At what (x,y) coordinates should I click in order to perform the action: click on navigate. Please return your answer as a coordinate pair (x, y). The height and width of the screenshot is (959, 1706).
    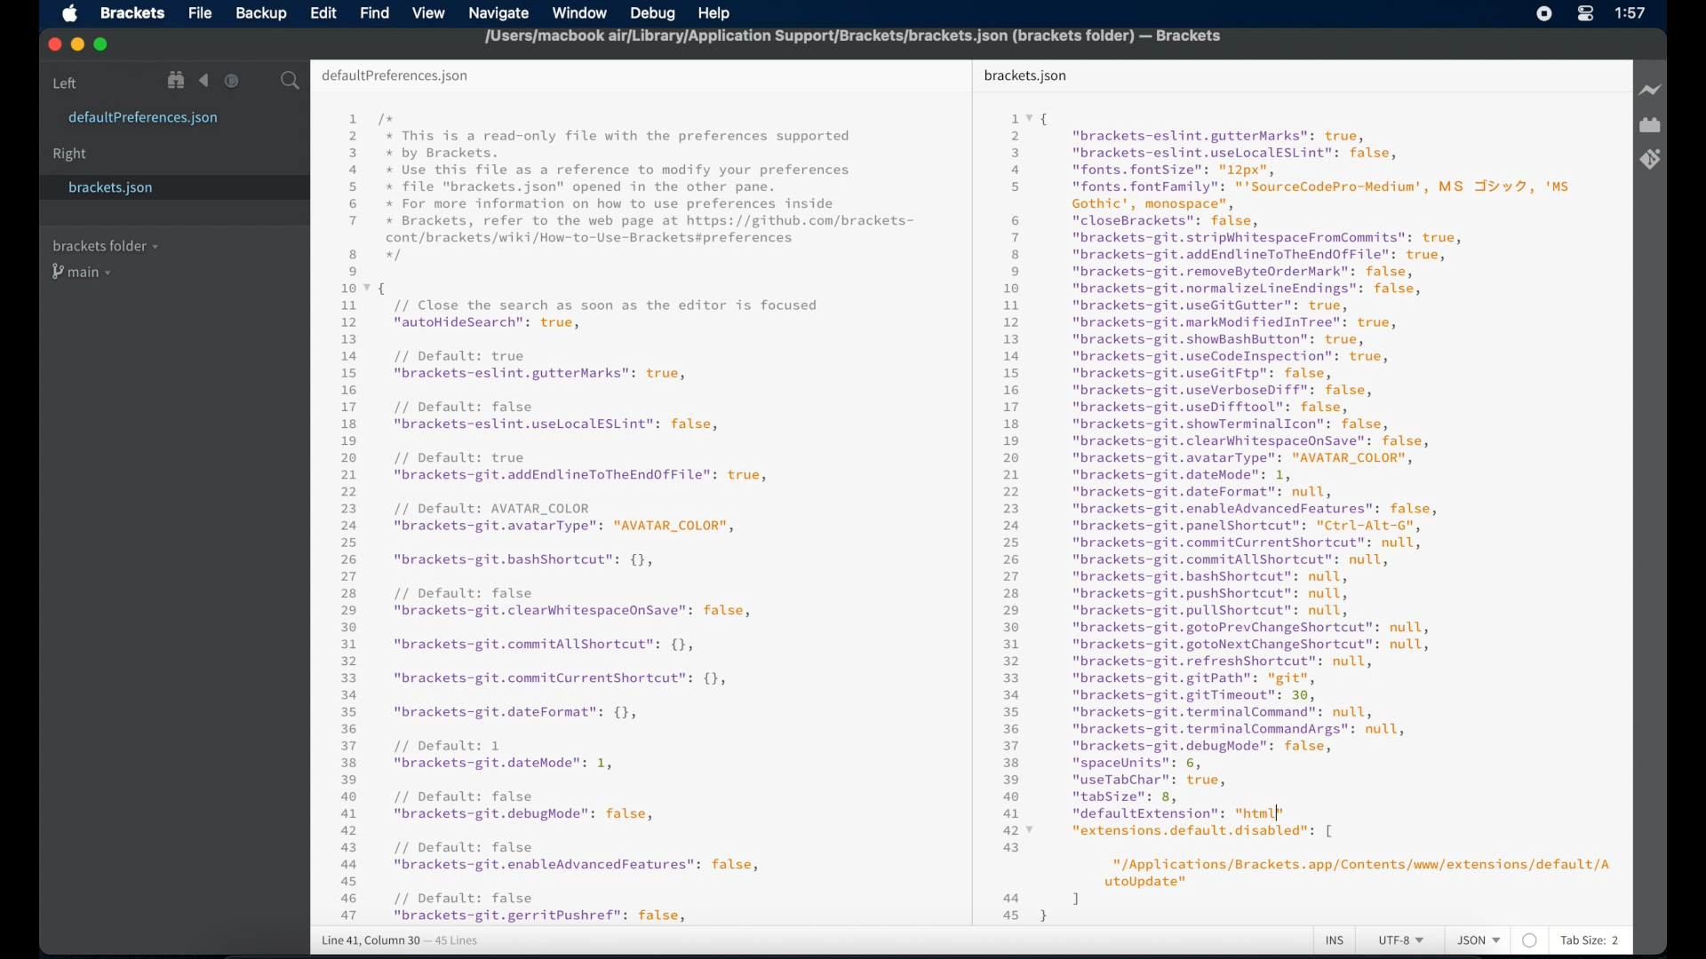
    Looking at the image, I should click on (503, 12).